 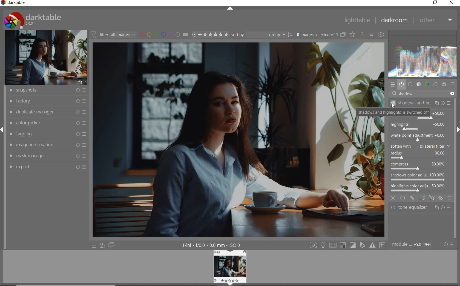 I want to click on Sort, so click(x=263, y=34).